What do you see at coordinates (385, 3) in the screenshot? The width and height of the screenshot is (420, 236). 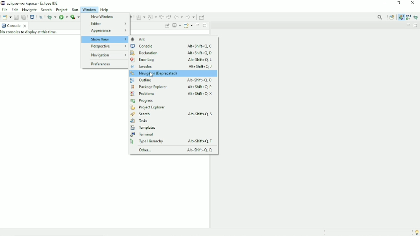 I see `Minimize` at bounding box center [385, 3].